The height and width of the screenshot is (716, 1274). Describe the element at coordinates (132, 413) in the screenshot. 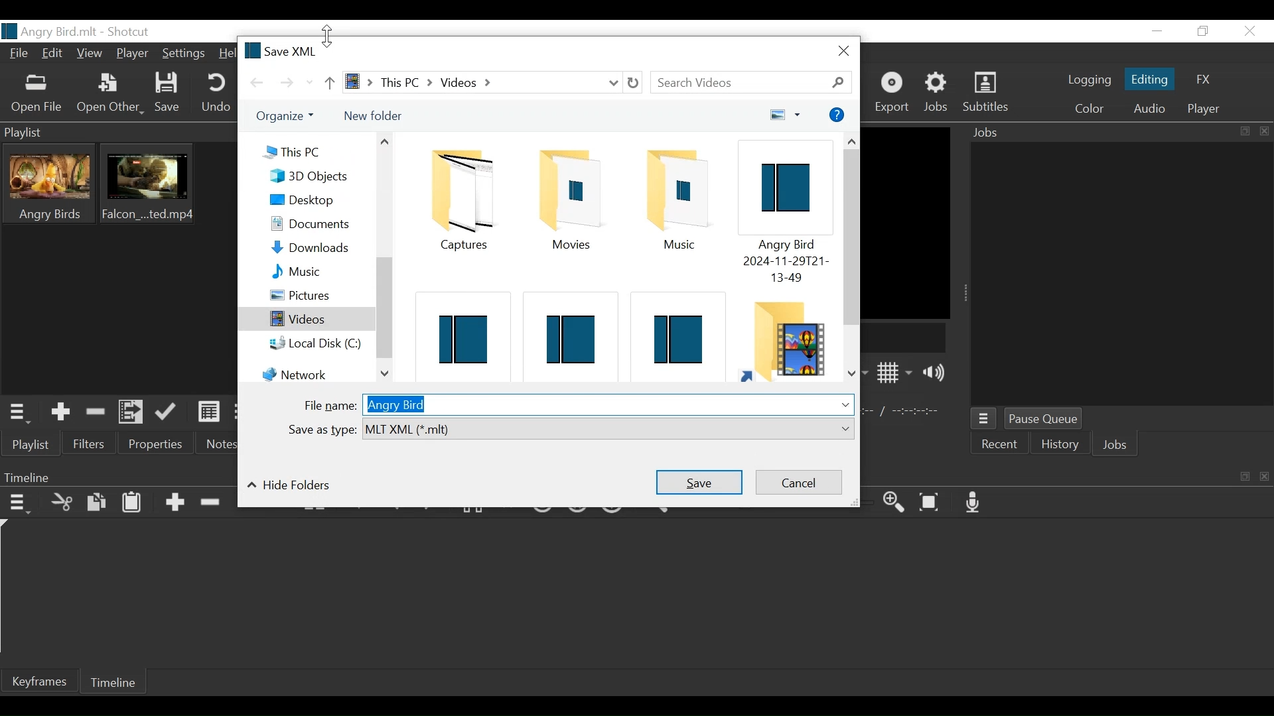

I see `Add files to the playlist` at that location.